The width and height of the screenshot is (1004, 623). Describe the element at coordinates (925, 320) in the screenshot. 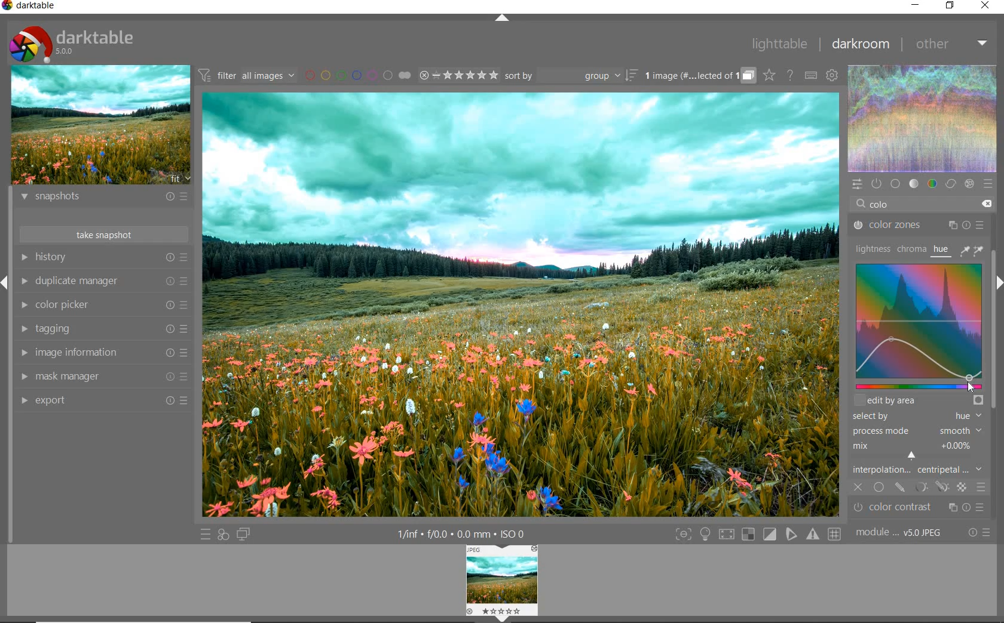

I see `Colorize` at that location.